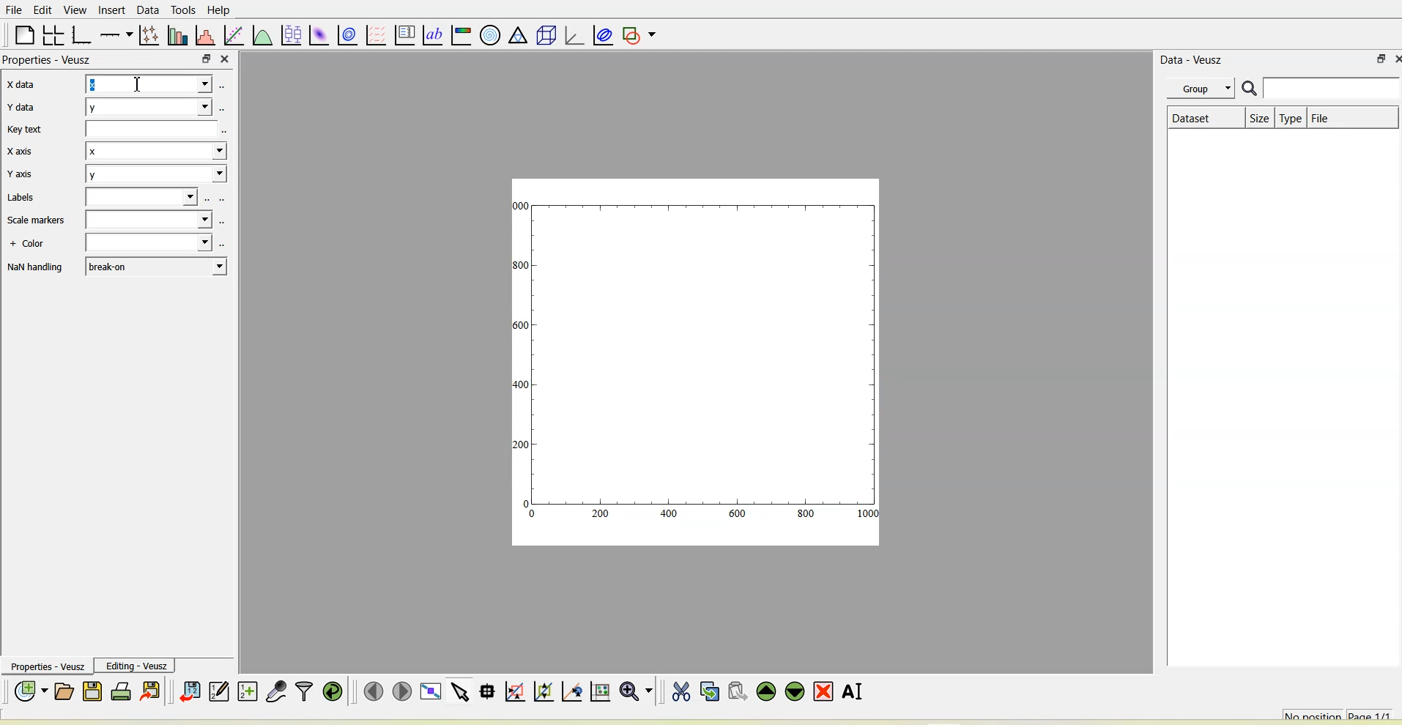 This screenshot has width=1402, height=725. Describe the element at coordinates (81, 35) in the screenshot. I see `Base graph` at that location.